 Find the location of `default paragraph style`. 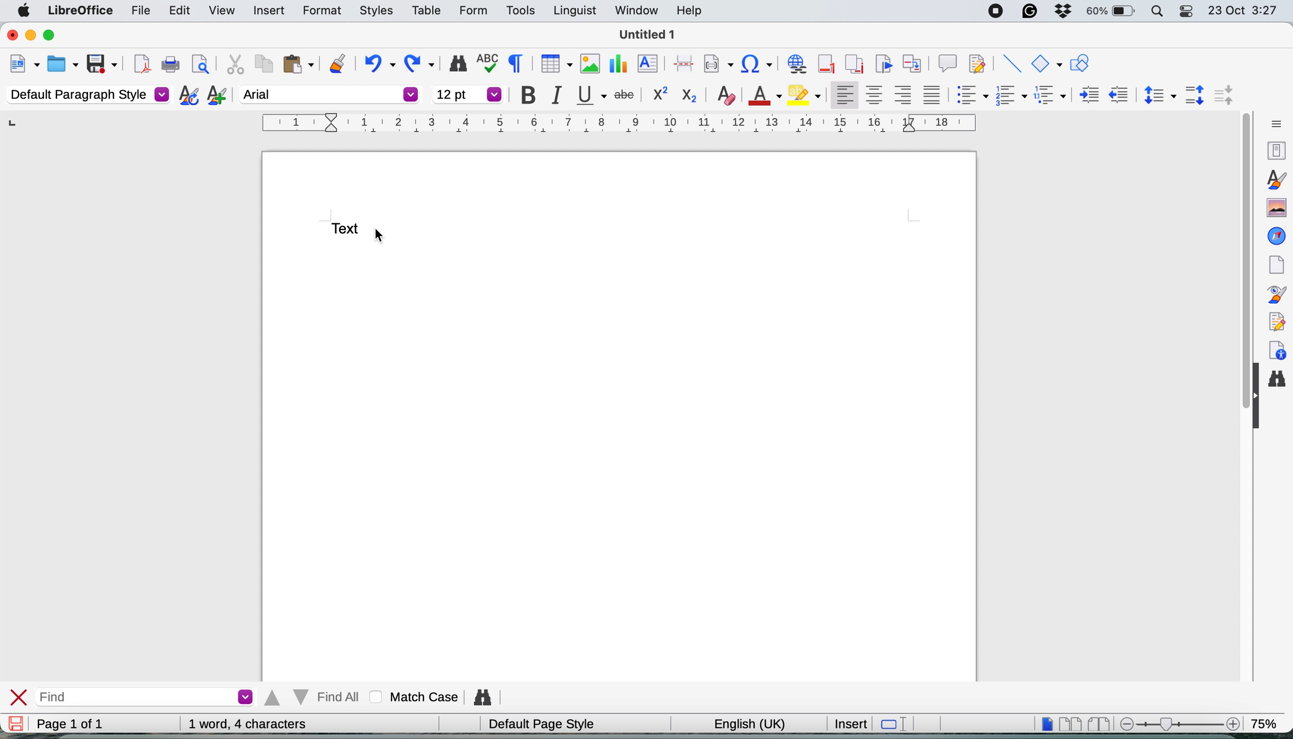

default paragraph style is located at coordinates (86, 95).